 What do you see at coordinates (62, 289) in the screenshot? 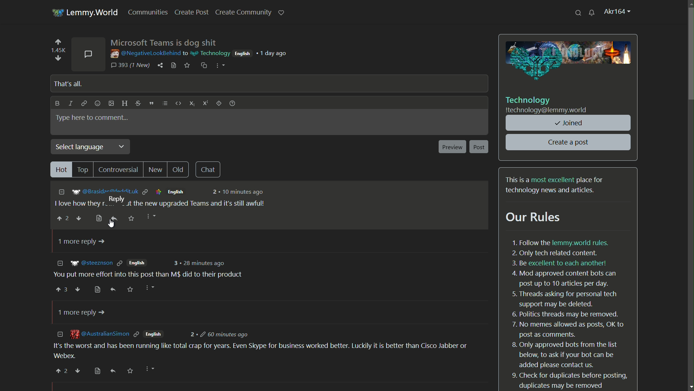
I see `upvote` at bounding box center [62, 289].